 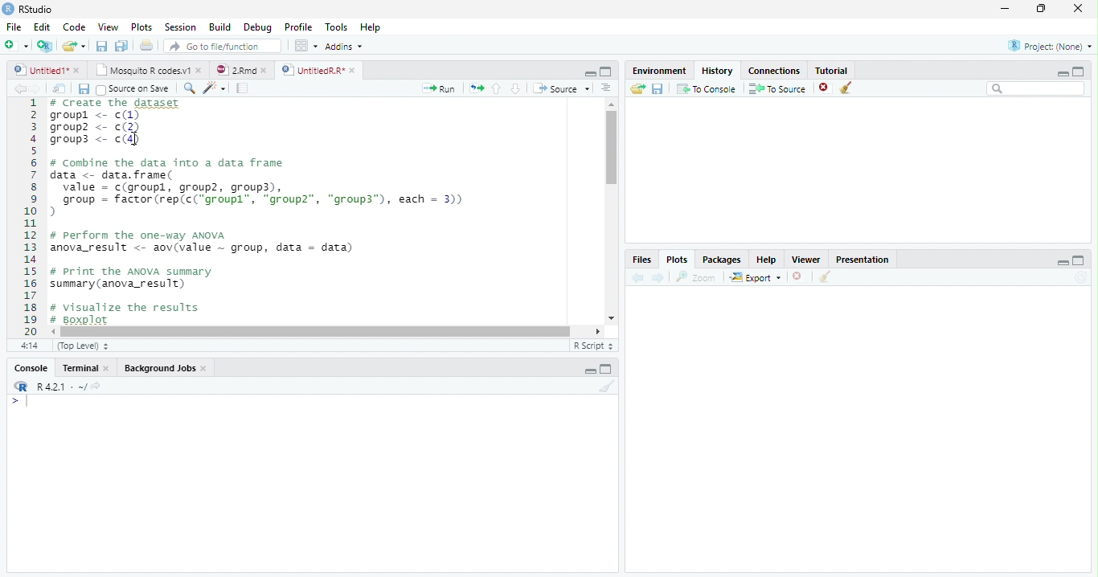 I want to click on Save All open documents, so click(x=121, y=46).